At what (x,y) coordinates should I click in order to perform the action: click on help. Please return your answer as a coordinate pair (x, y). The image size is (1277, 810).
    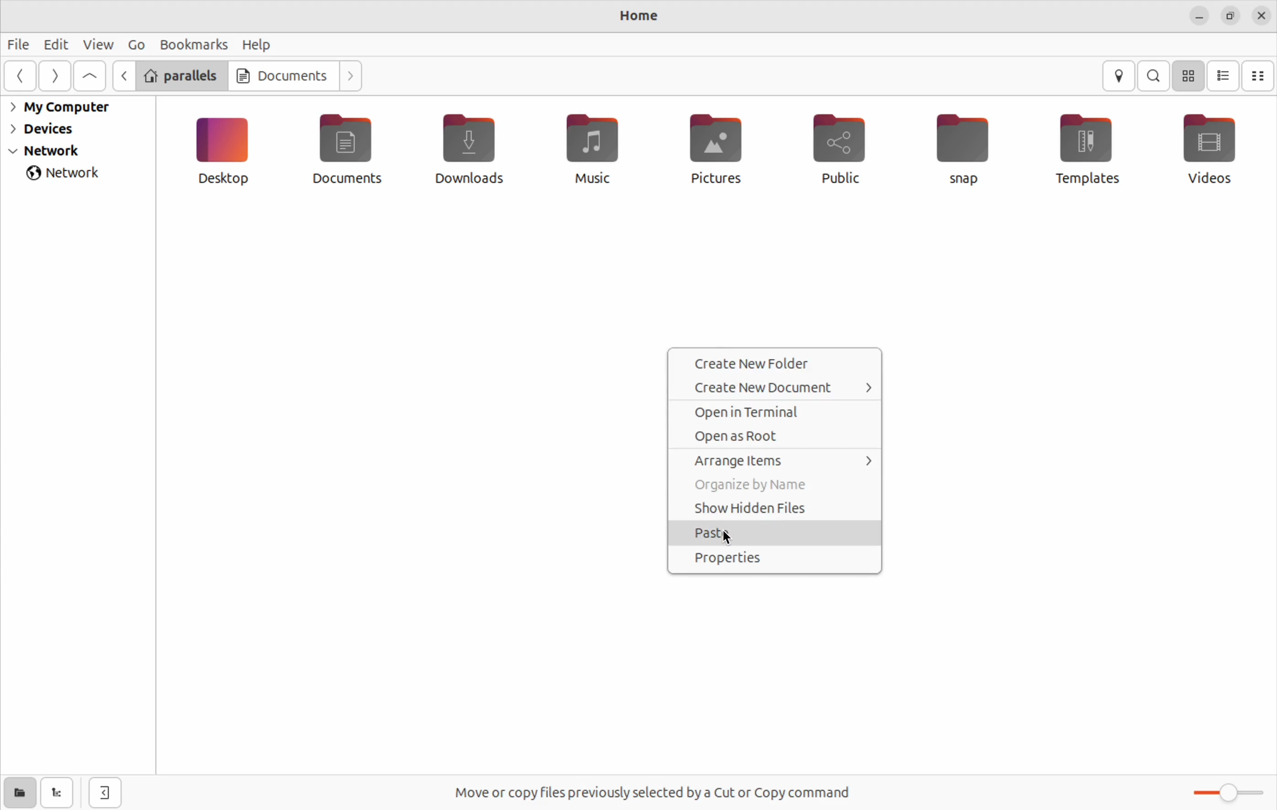
    Looking at the image, I should click on (256, 46).